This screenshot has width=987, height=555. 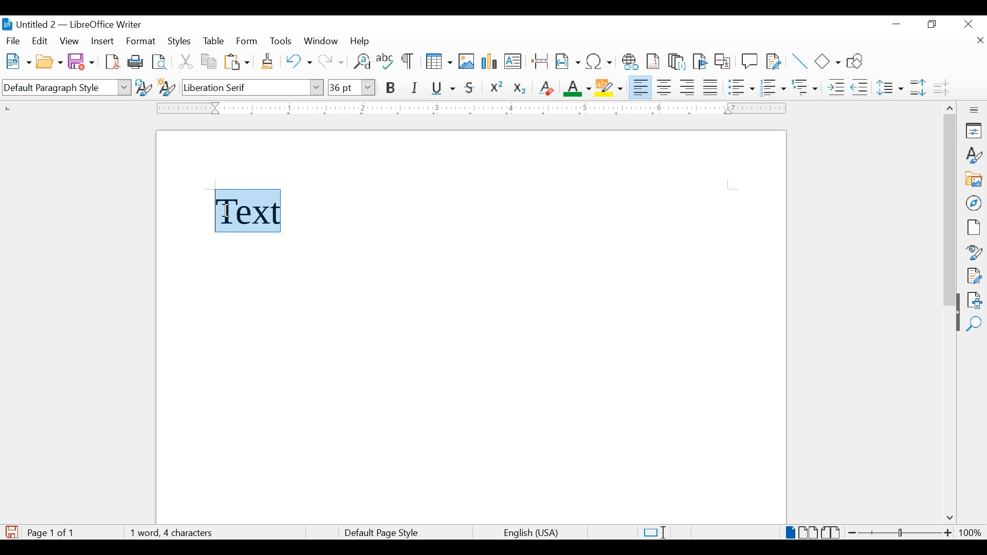 I want to click on save , so click(x=82, y=61).